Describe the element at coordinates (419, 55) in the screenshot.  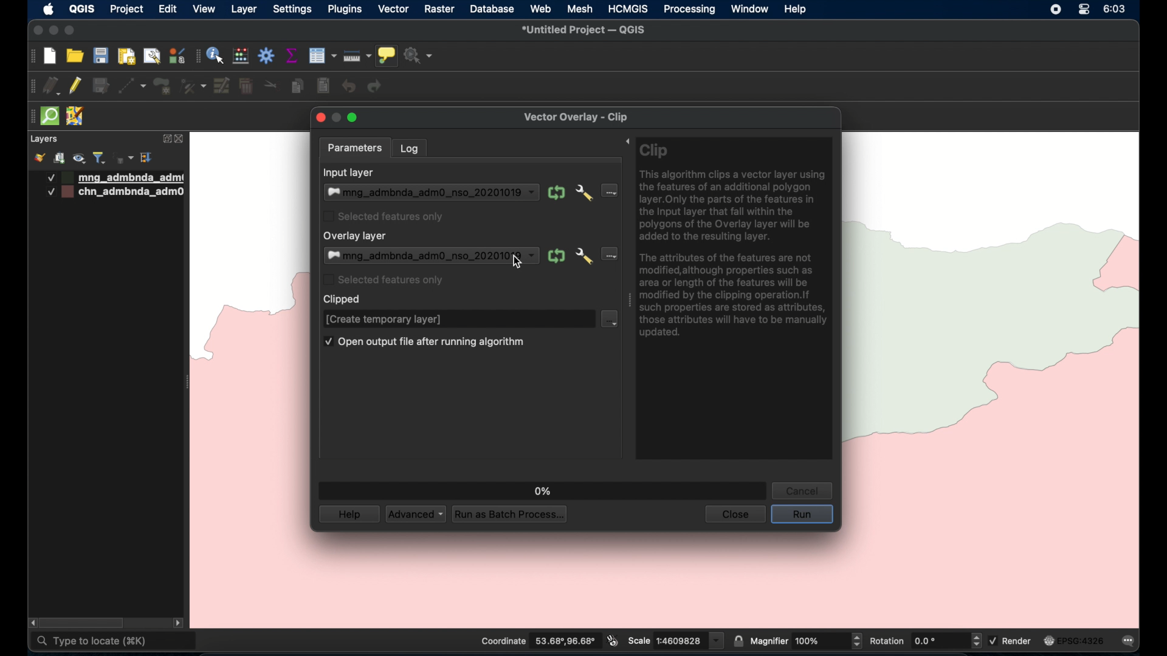
I see `no action selected` at that location.